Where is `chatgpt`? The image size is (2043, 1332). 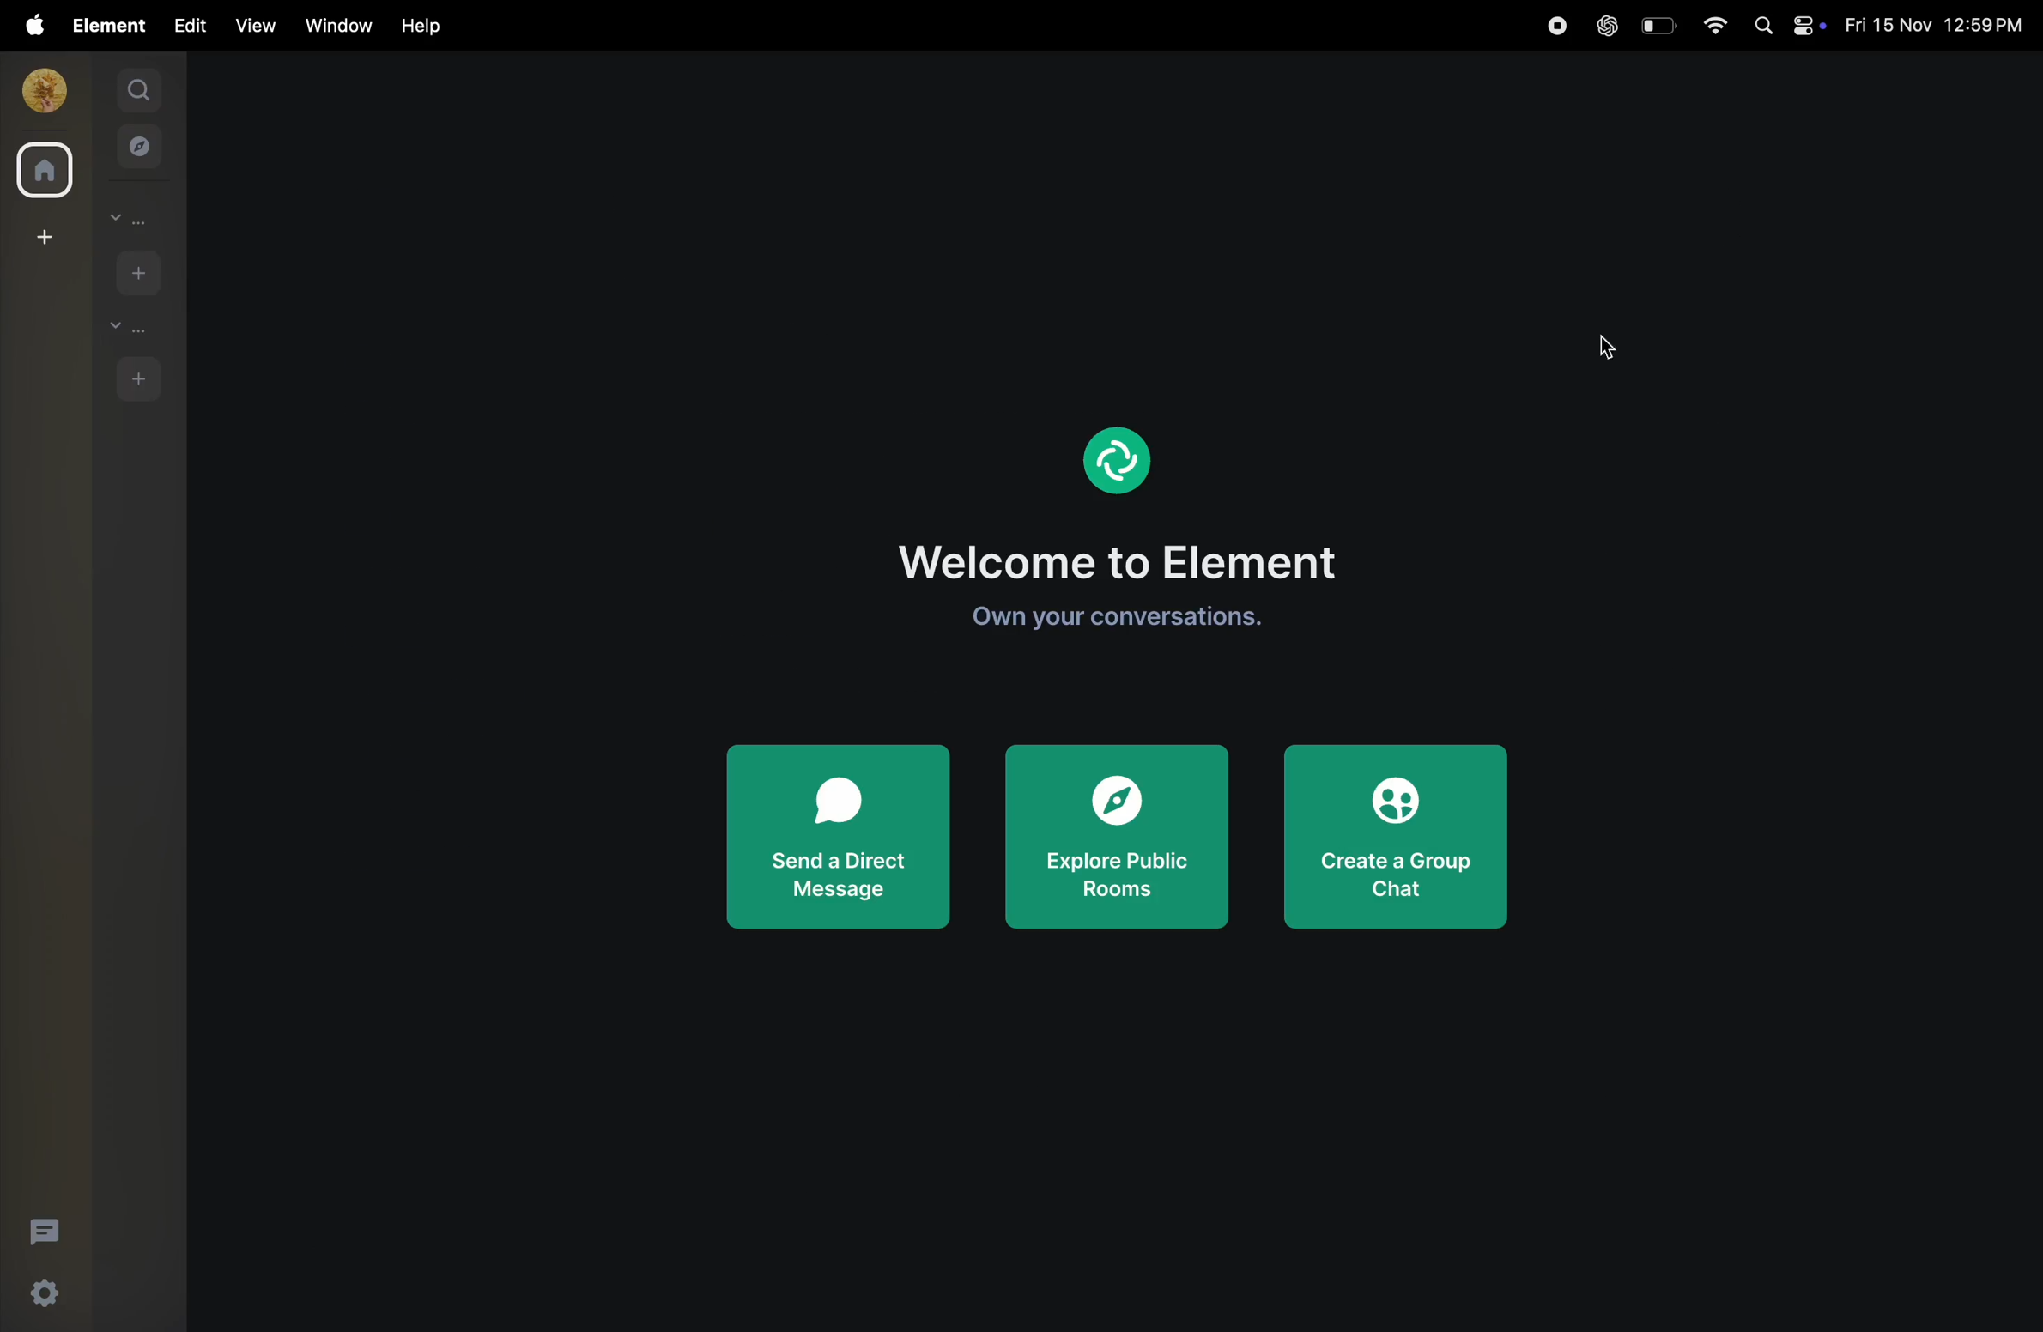 chatgpt is located at coordinates (1604, 27).